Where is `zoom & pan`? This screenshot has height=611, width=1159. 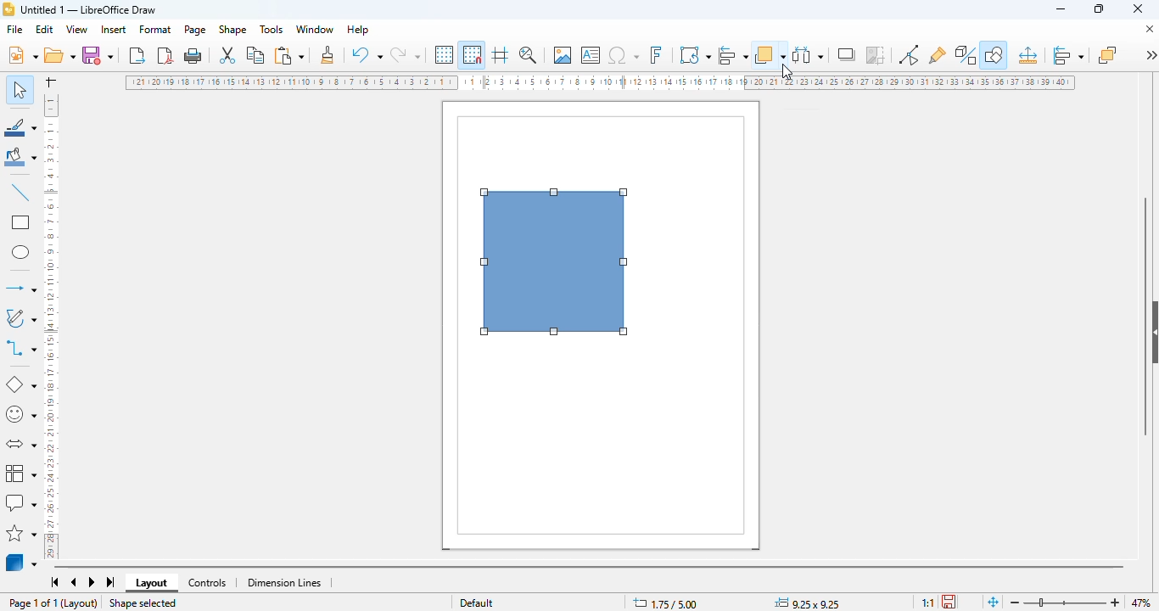 zoom & pan is located at coordinates (528, 54).